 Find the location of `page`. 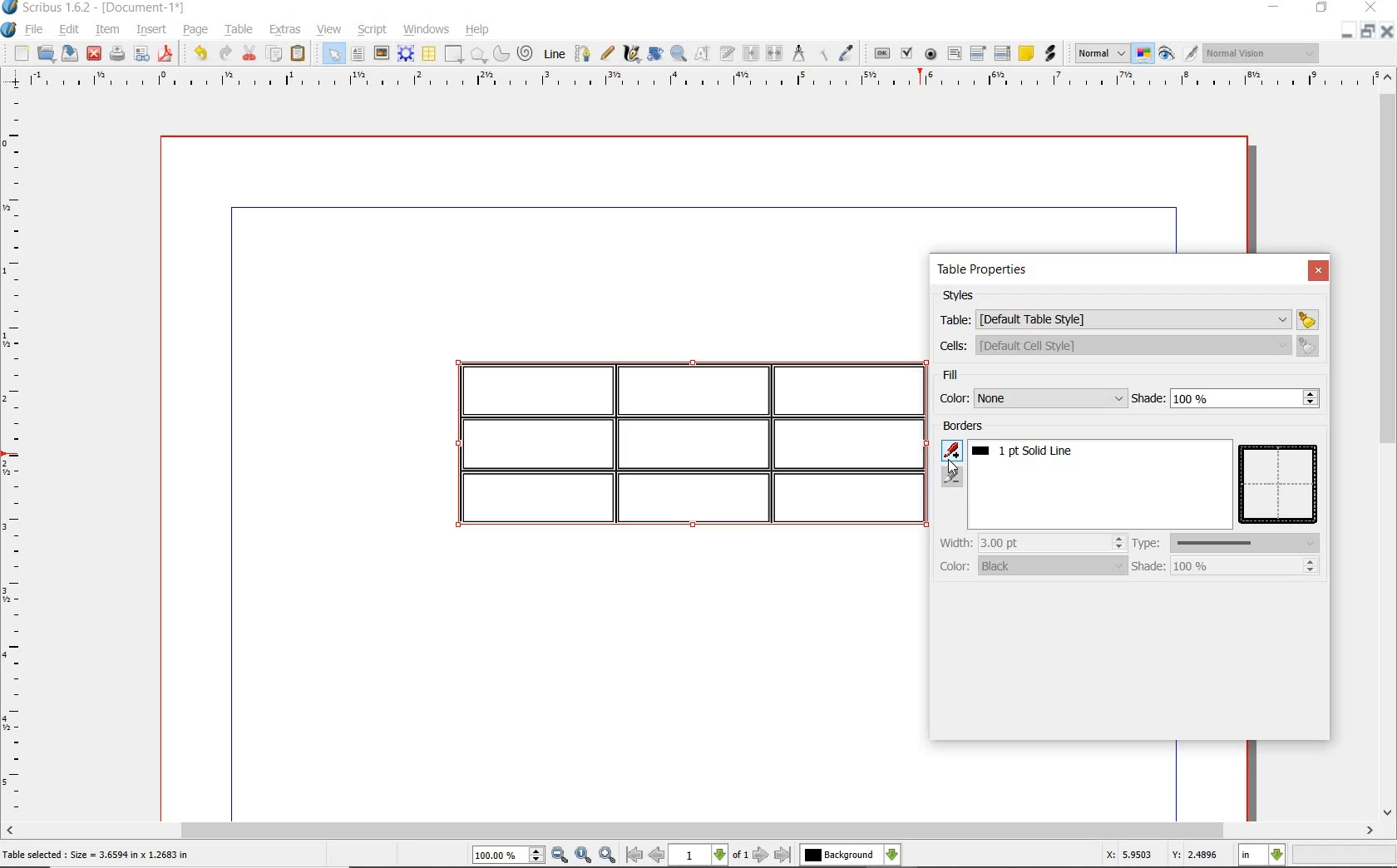

page is located at coordinates (196, 31).